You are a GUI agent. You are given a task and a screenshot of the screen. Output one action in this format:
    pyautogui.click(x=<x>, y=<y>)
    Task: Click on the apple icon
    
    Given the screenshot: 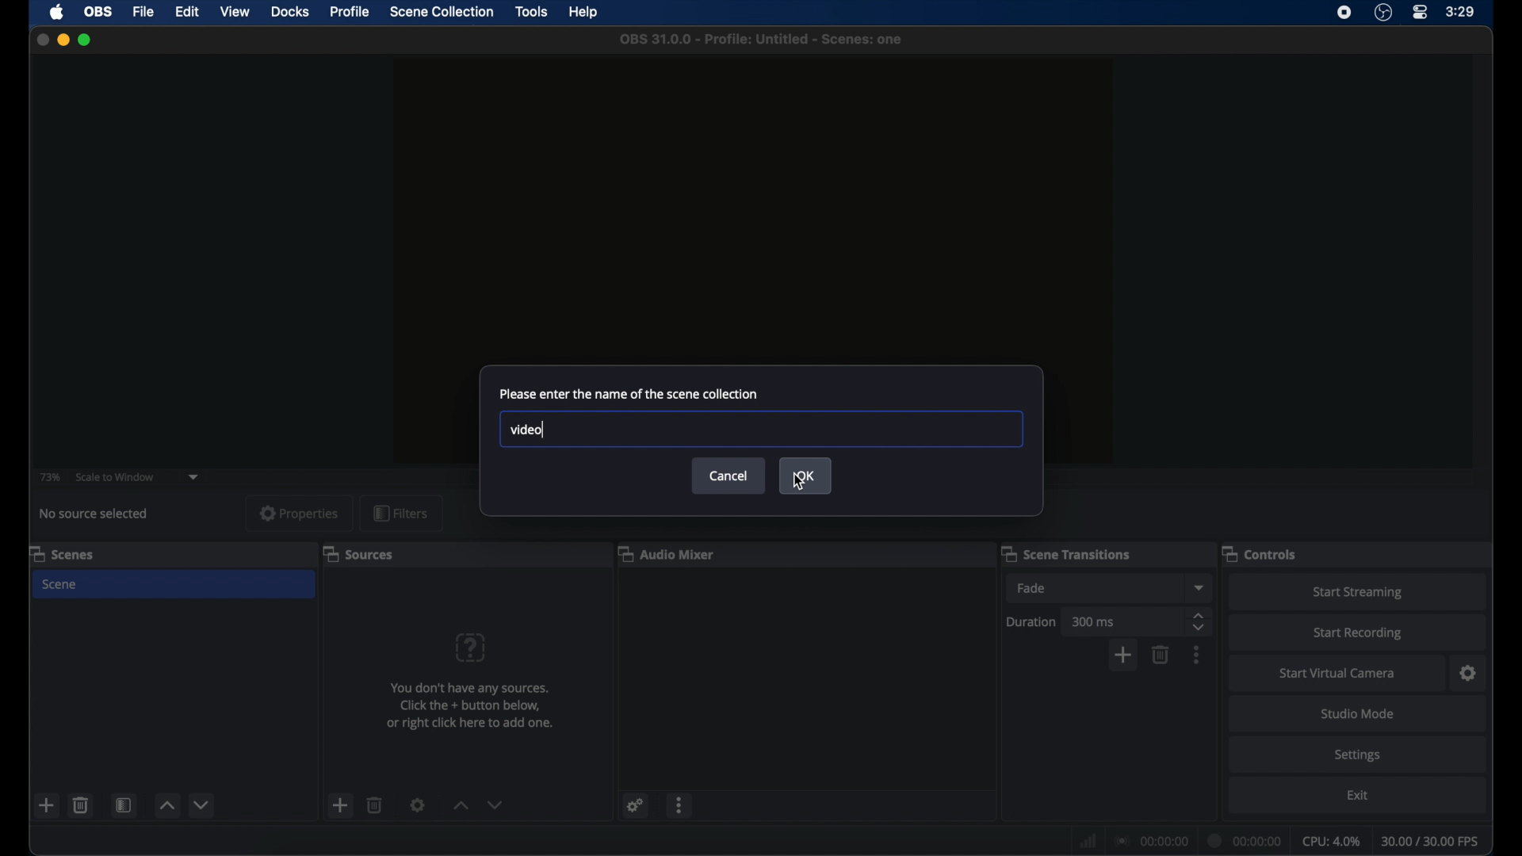 What is the action you would take?
    pyautogui.click(x=57, y=13)
    